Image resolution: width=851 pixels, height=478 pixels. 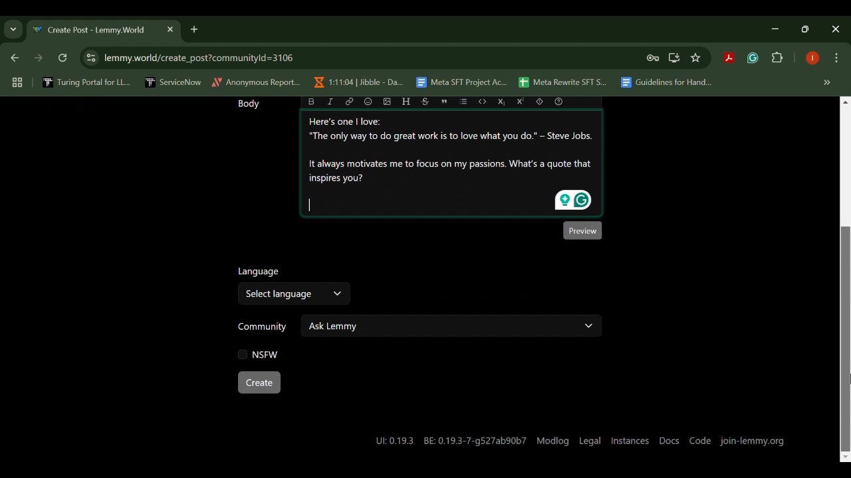 I want to click on lemmy.world/create_post?communityld=3106, so click(x=196, y=56).